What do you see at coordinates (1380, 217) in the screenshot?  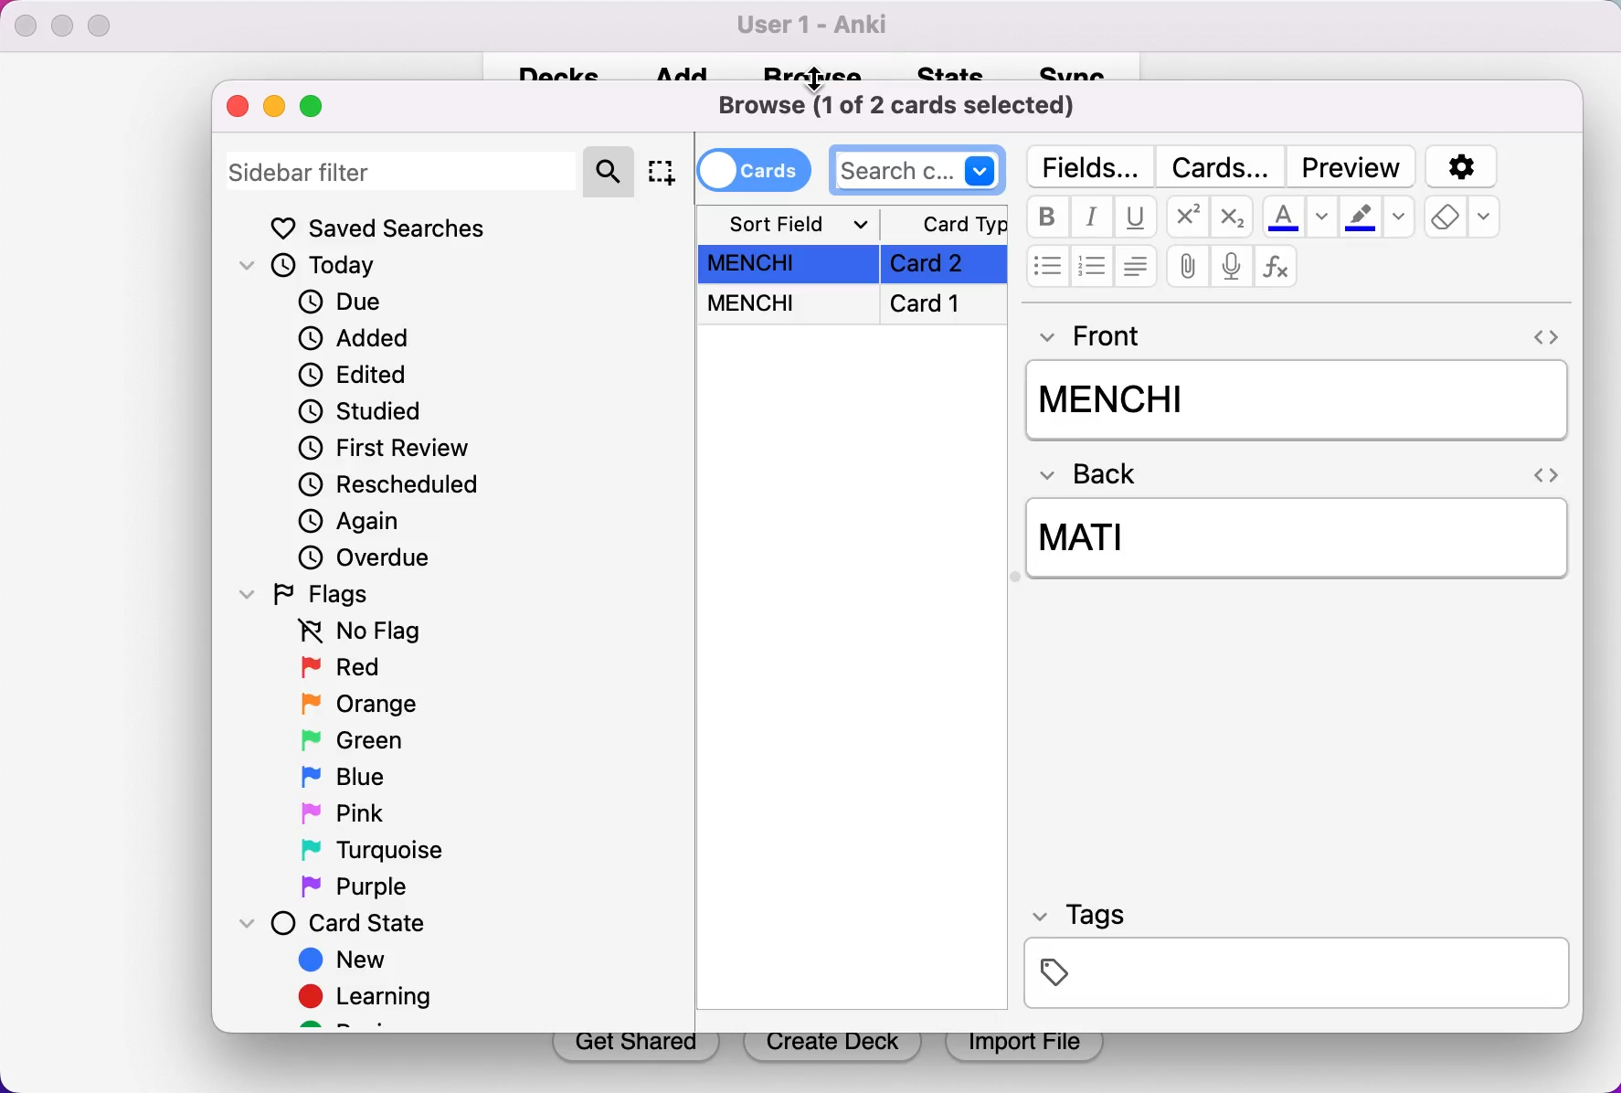 I see `text highlight color` at bounding box center [1380, 217].